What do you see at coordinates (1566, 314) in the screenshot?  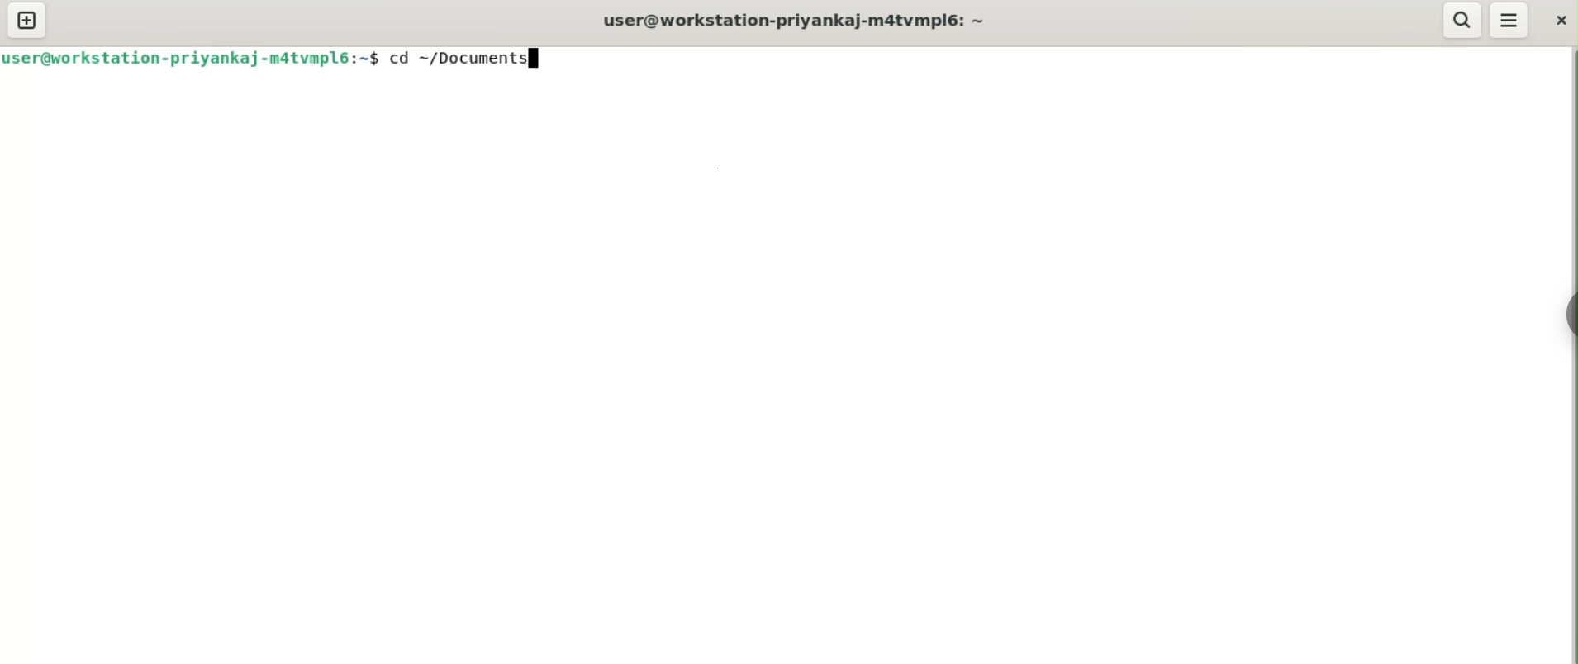 I see `sidebar` at bounding box center [1566, 314].